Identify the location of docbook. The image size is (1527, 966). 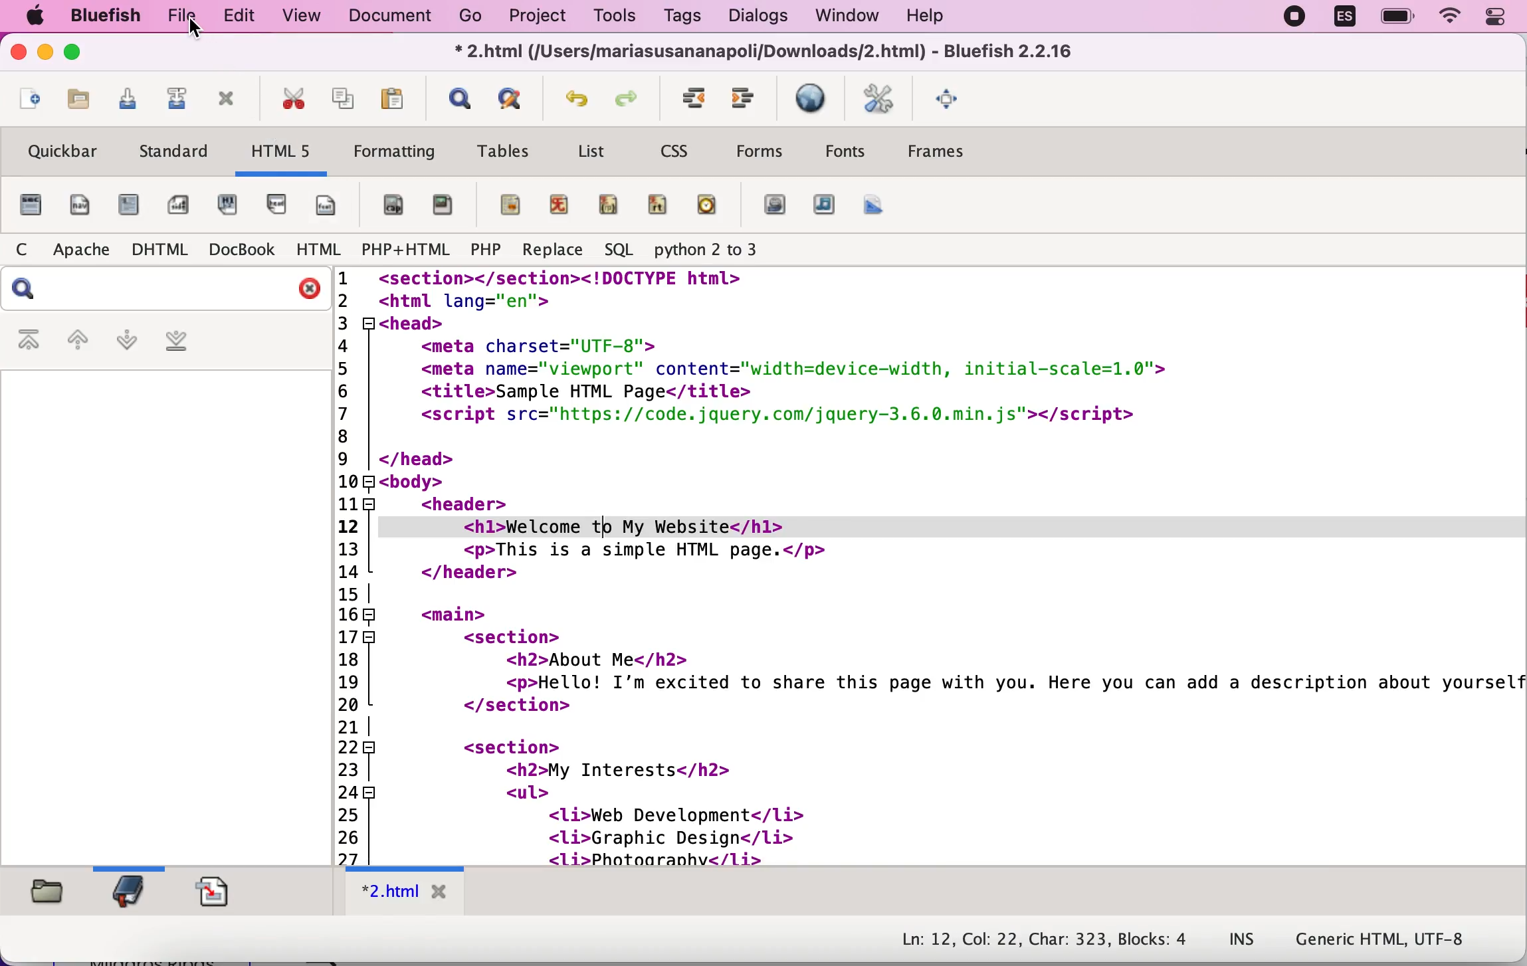
(239, 248).